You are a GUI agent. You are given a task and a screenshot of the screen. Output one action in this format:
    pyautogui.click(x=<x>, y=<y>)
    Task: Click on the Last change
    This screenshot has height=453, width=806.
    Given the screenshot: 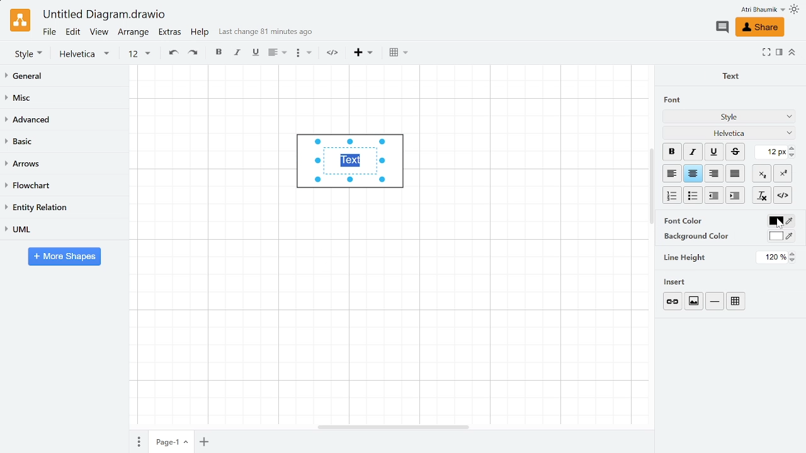 What is the action you would take?
    pyautogui.click(x=266, y=35)
    